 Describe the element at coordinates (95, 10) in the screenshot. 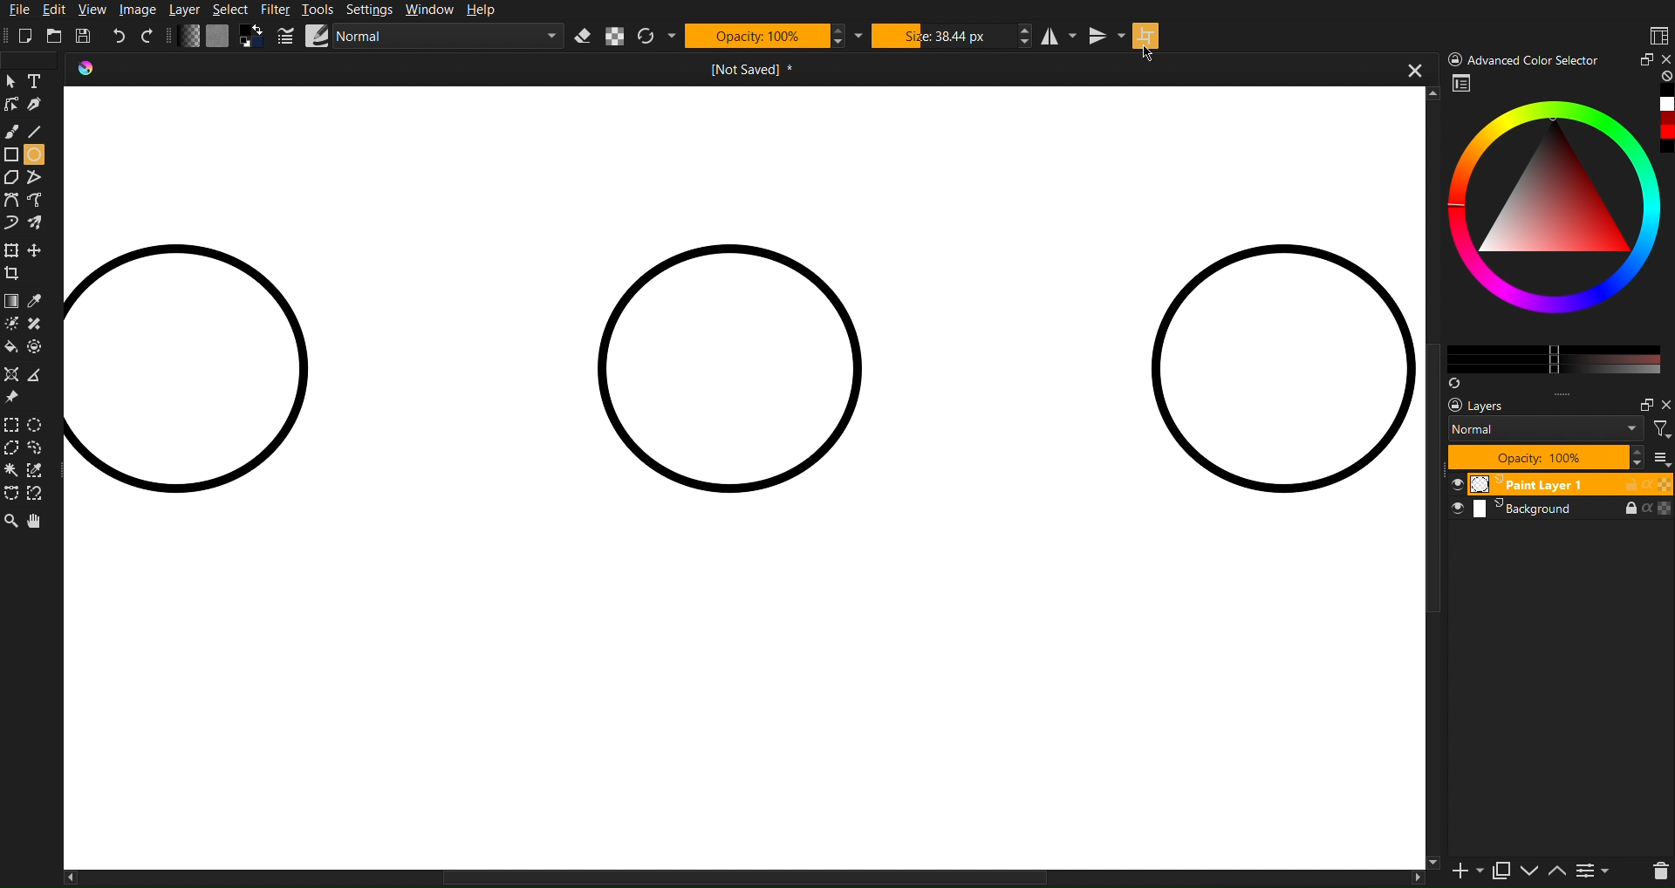

I see `View` at that location.